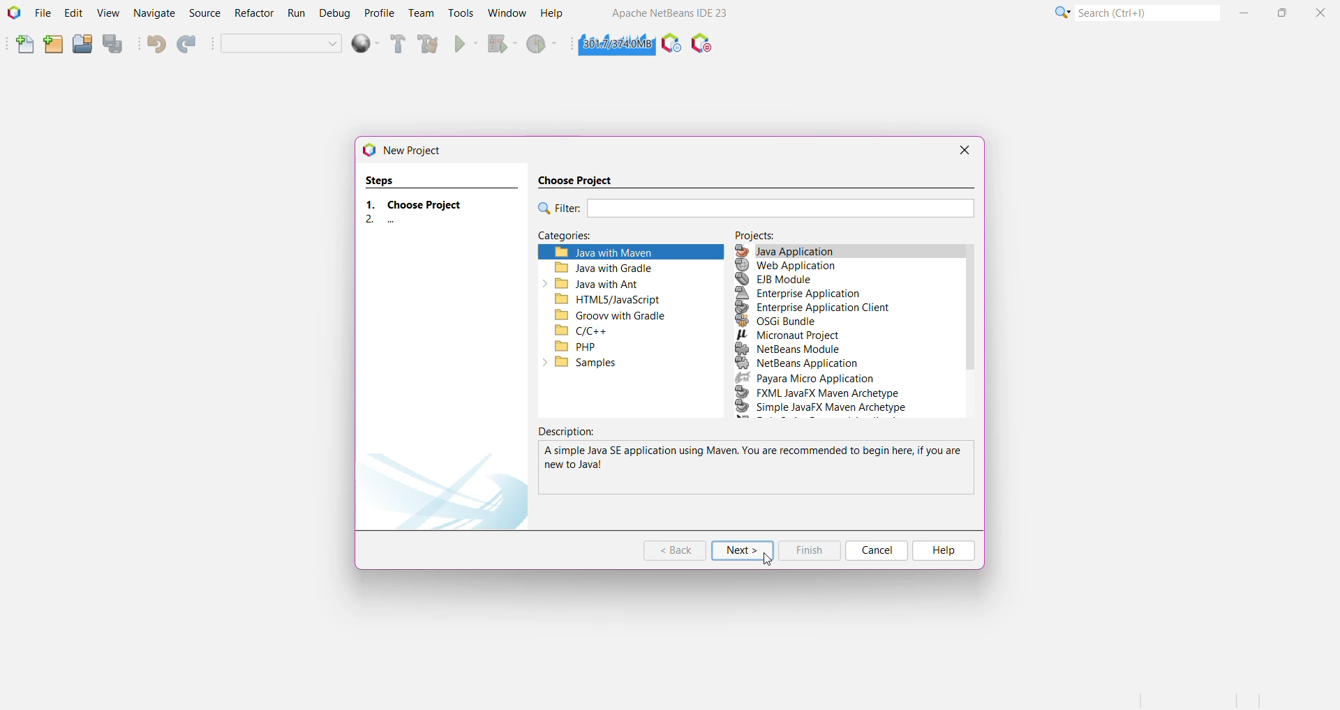  Describe the element at coordinates (52, 45) in the screenshot. I see `New Project` at that location.